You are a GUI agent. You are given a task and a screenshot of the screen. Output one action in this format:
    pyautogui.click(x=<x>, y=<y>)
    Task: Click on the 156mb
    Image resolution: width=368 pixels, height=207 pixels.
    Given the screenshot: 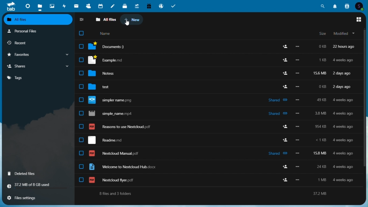 What is the action you would take?
    pyautogui.click(x=321, y=73)
    